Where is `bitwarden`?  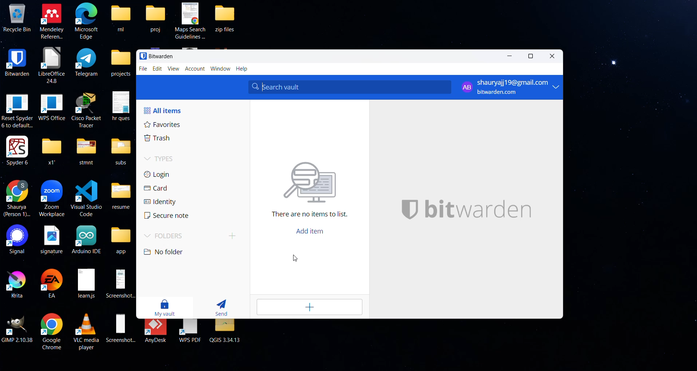
bitwarden is located at coordinates (468, 210).